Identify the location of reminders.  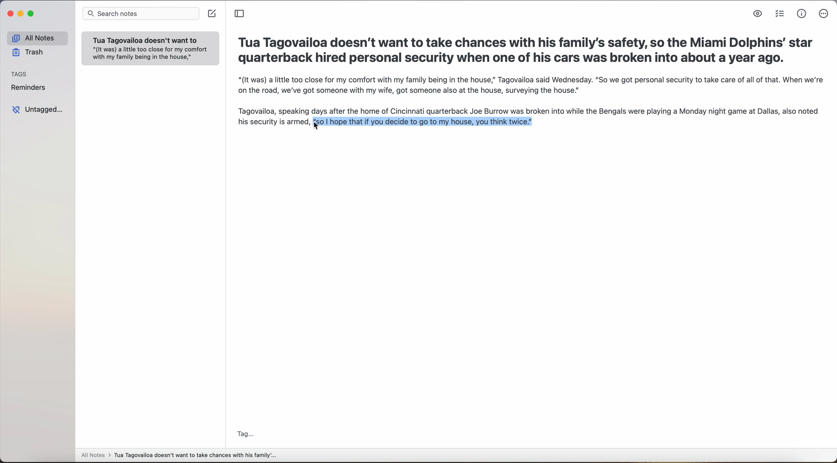
(30, 88).